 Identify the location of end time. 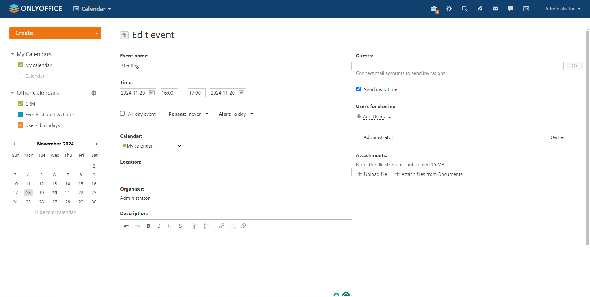
(197, 93).